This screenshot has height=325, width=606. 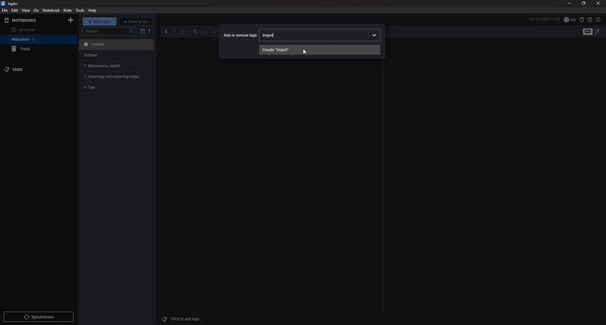 What do you see at coordinates (11, 4) in the screenshot?
I see `joplin` at bounding box center [11, 4].